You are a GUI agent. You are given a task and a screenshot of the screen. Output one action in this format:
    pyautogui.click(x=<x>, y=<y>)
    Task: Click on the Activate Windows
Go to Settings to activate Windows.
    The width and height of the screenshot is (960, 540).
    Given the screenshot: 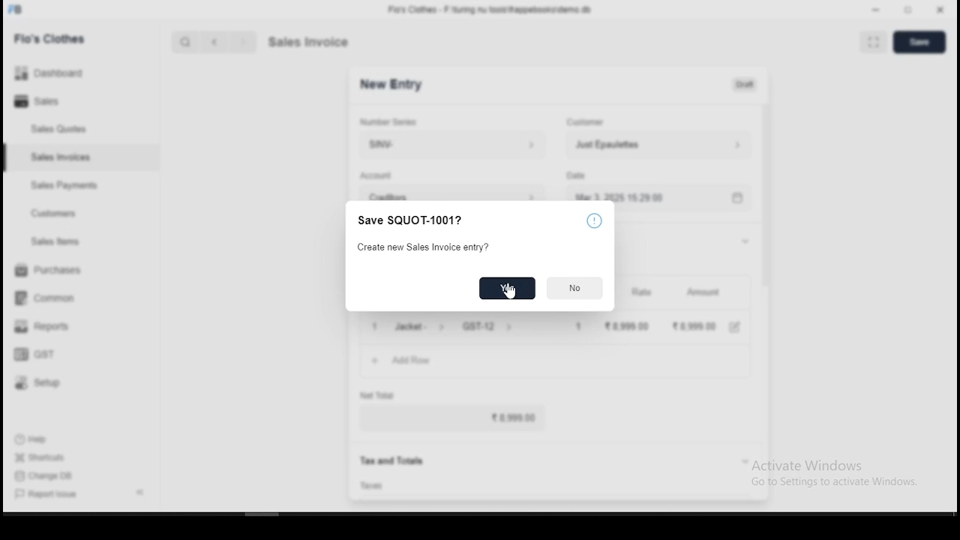 What is the action you would take?
    pyautogui.click(x=844, y=470)
    